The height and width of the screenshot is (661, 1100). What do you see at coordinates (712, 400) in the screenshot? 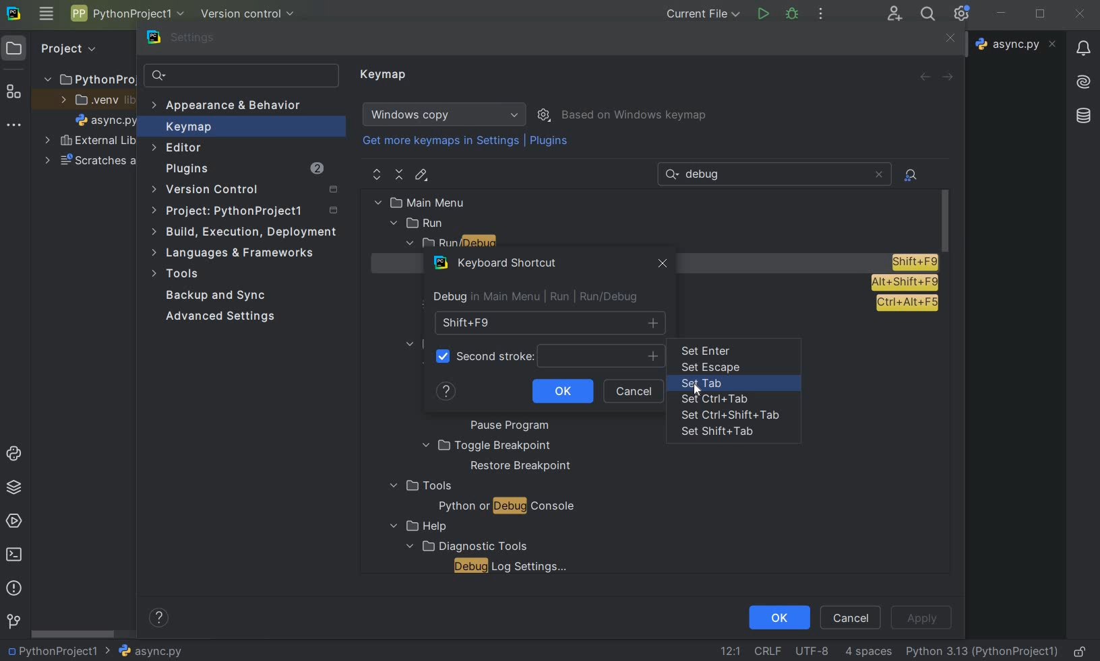
I see `set Ctrl+Tab` at bounding box center [712, 400].